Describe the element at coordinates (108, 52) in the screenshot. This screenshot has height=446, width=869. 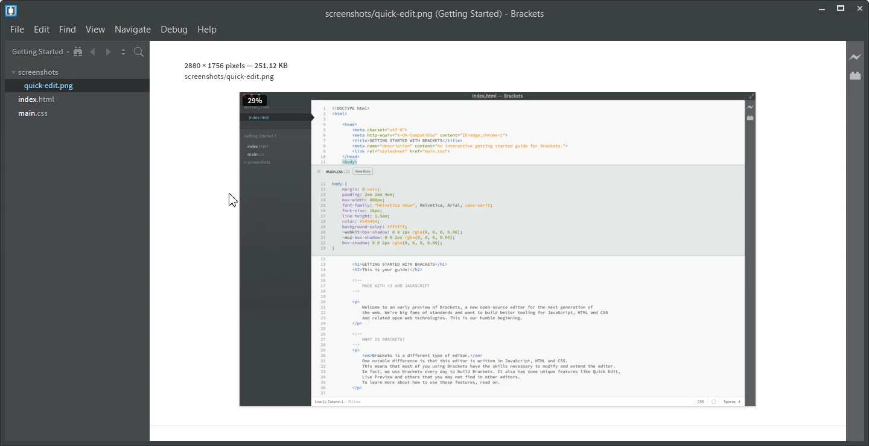
I see `Navigate Forward` at that location.